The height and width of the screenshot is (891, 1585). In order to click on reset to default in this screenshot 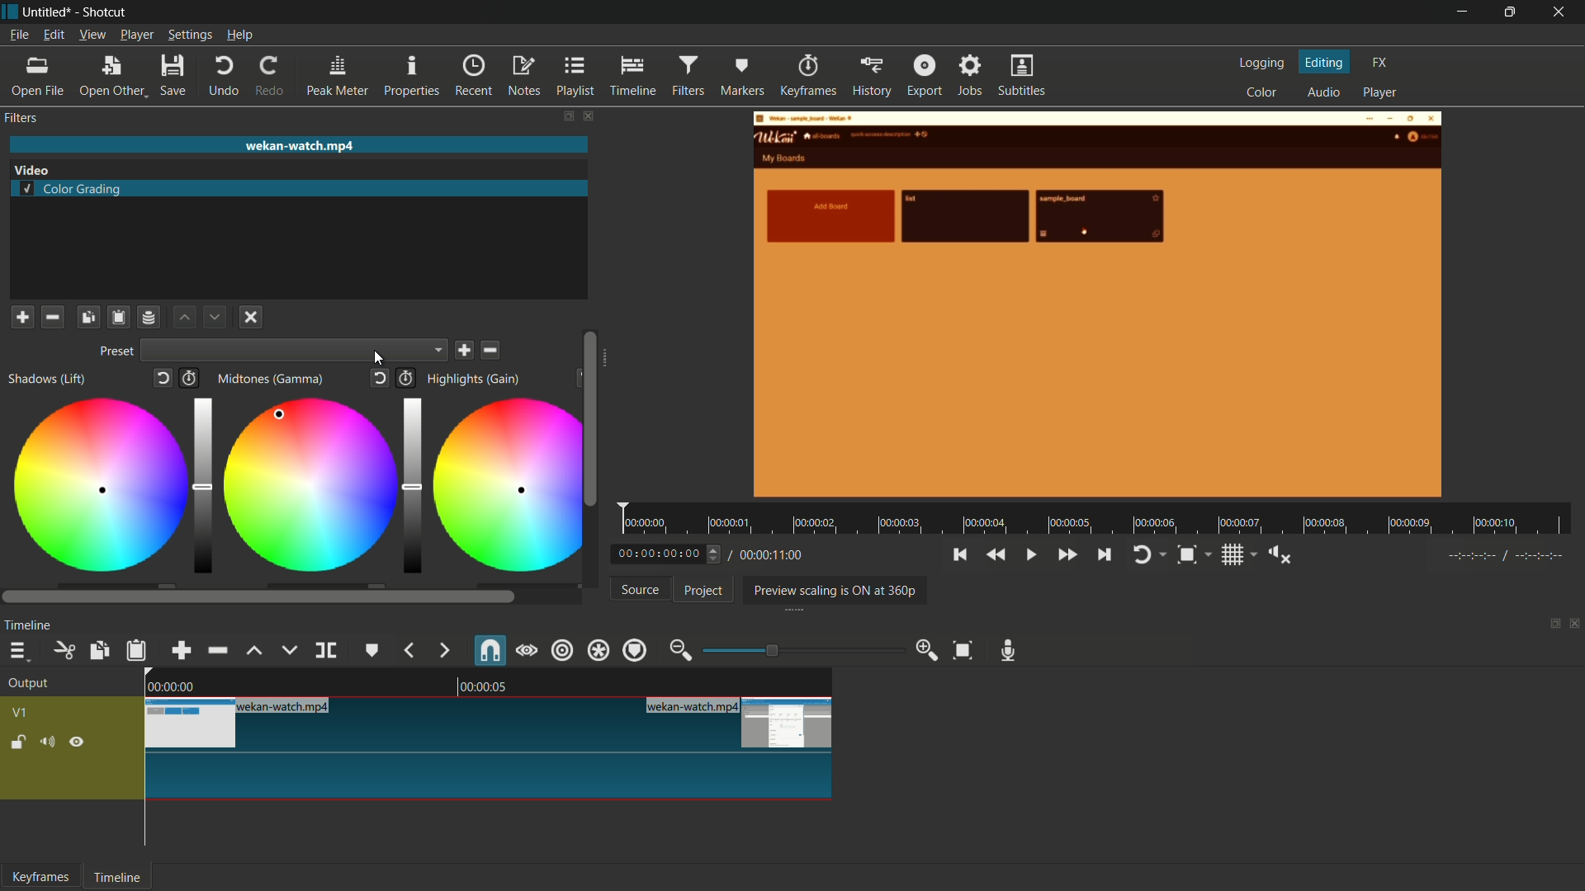, I will do `click(381, 377)`.